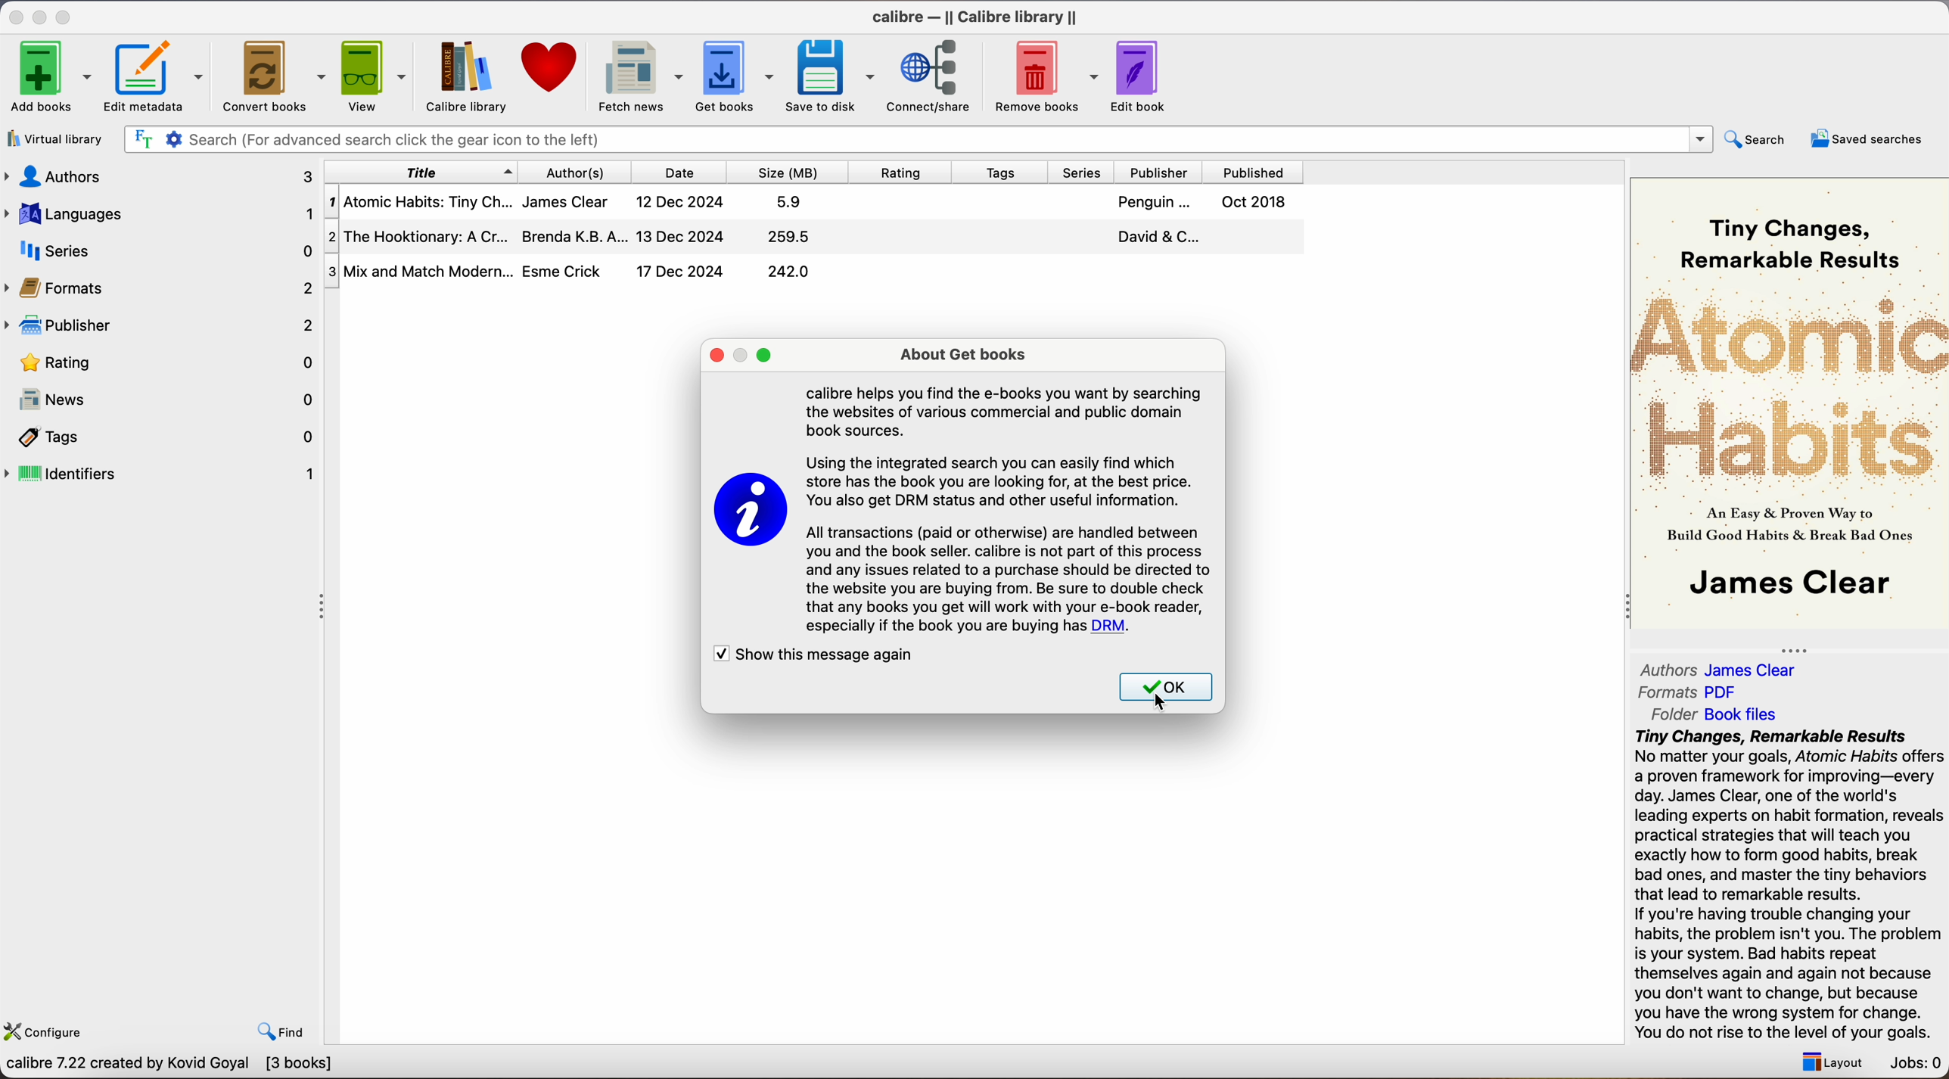 This screenshot has height=1079, width=1949. What do you see at coordinates (1716, 714) in the screenshot?
I see `folder Book files` at bounding box center [1716, 714].